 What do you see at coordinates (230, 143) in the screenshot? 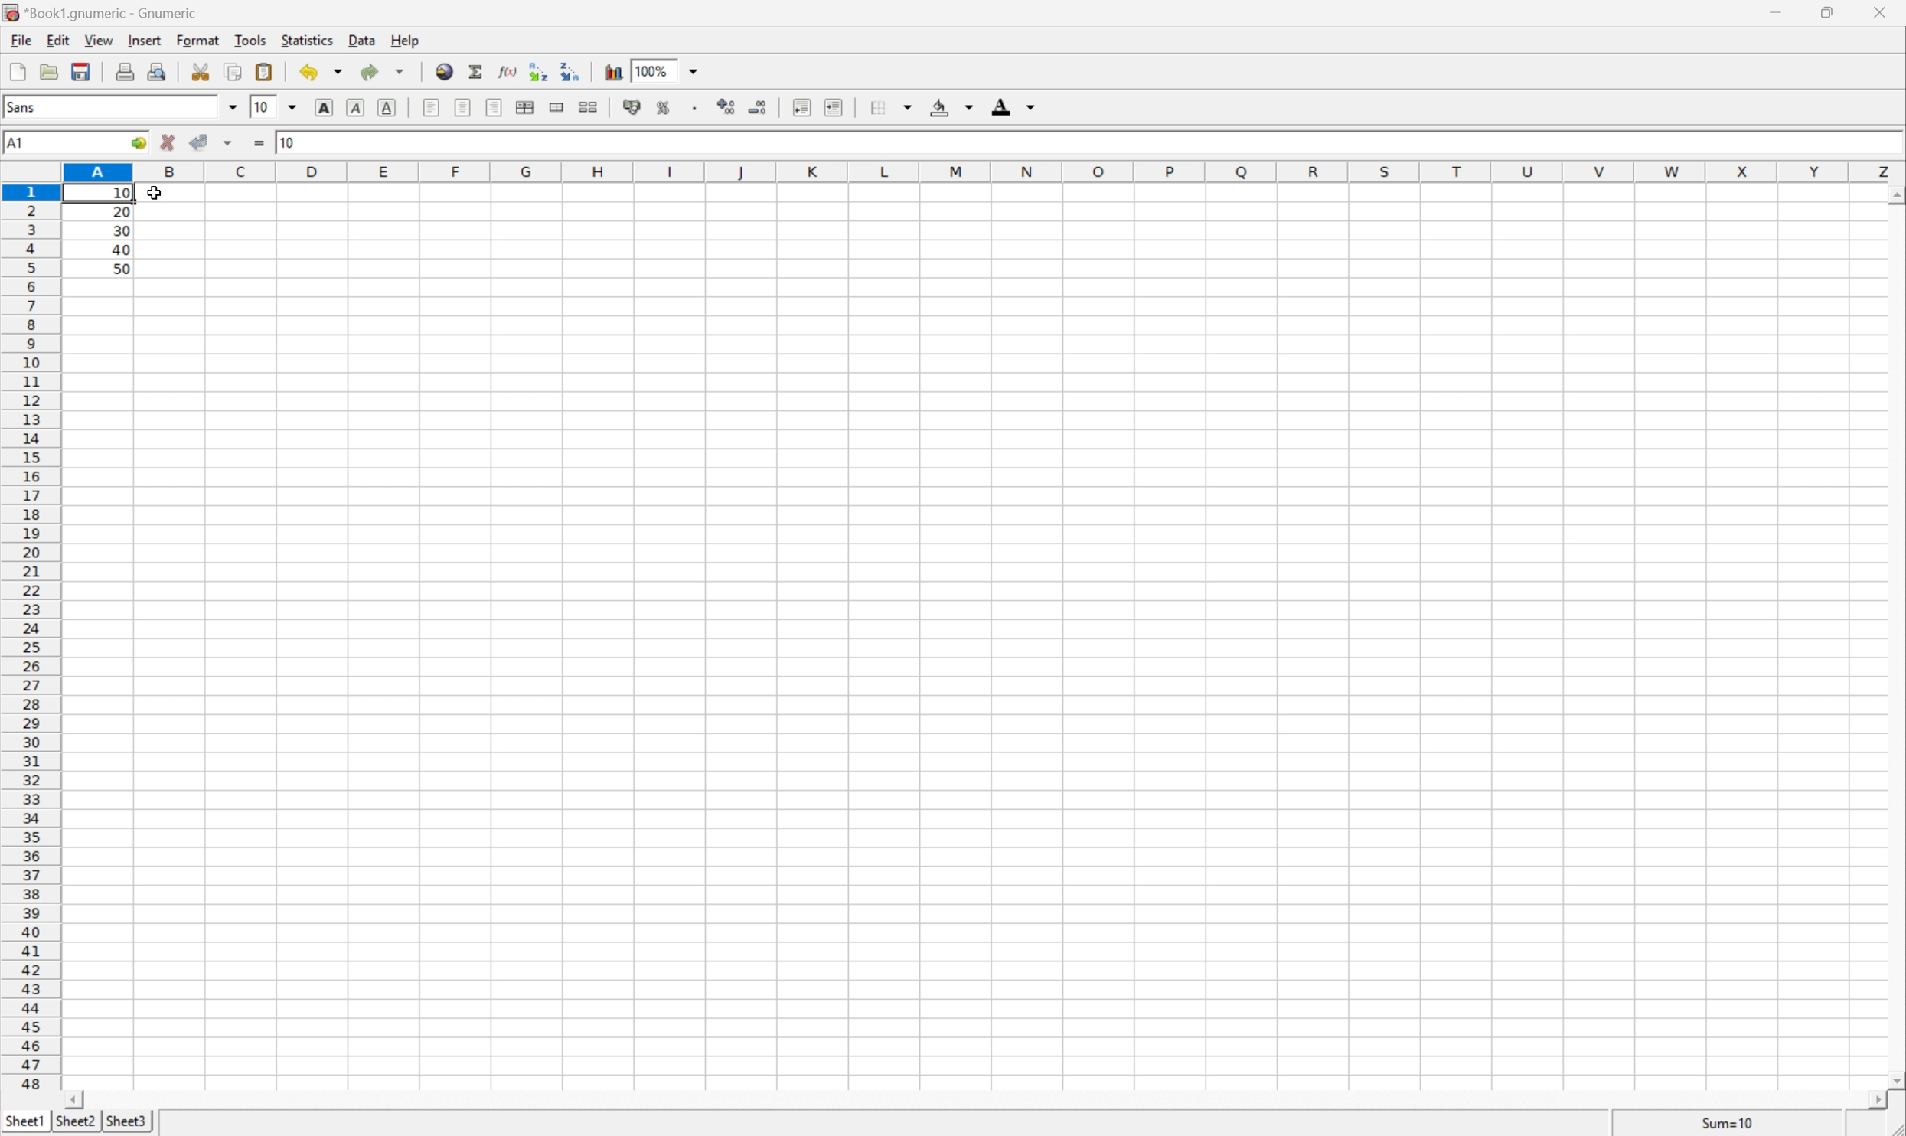
I see `Accept changes in multiple cells` at bounding box center [230, 143].